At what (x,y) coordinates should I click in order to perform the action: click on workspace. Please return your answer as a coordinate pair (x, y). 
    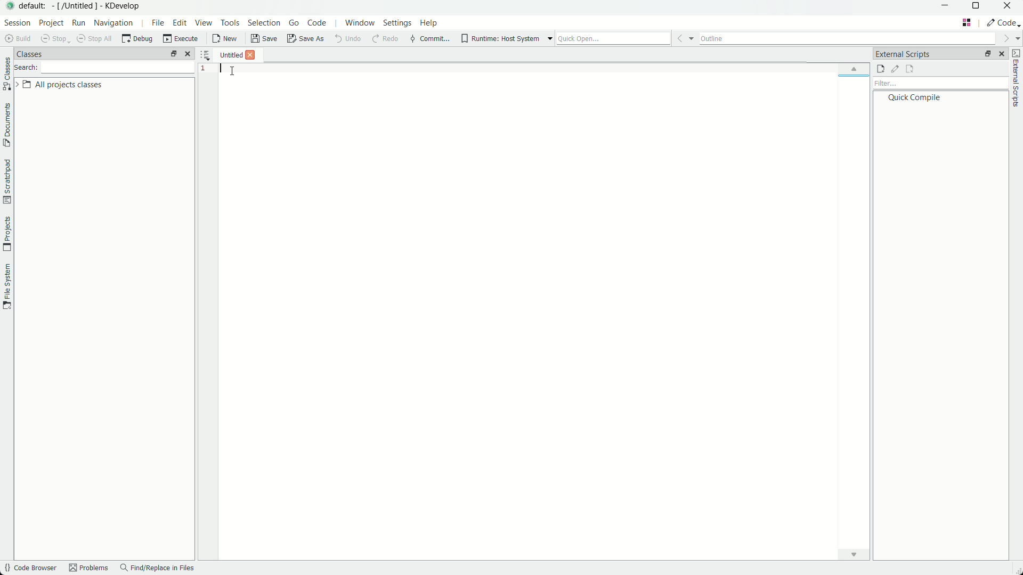
    Looking at the image, I should click on (541, 324).